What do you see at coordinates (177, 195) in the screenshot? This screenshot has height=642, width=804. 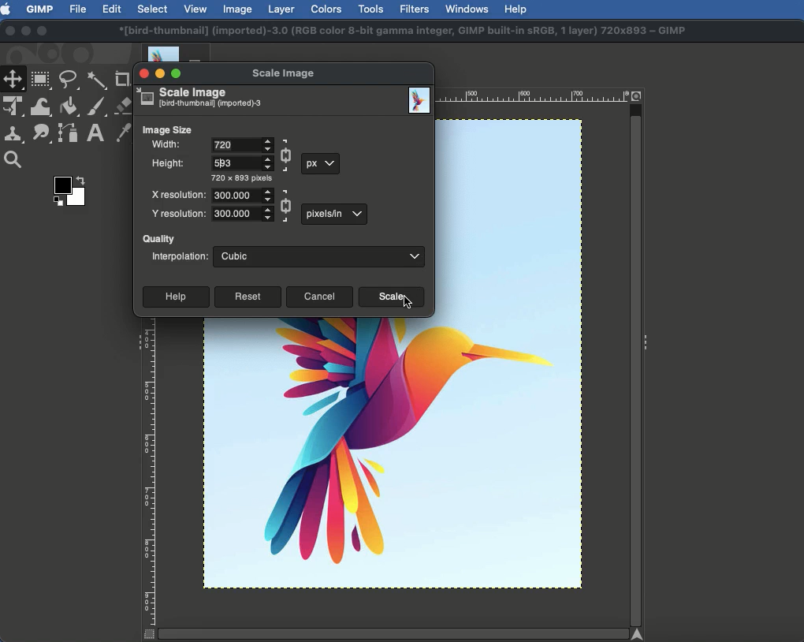 I see `X resolution` at bounding box center [177, 195].